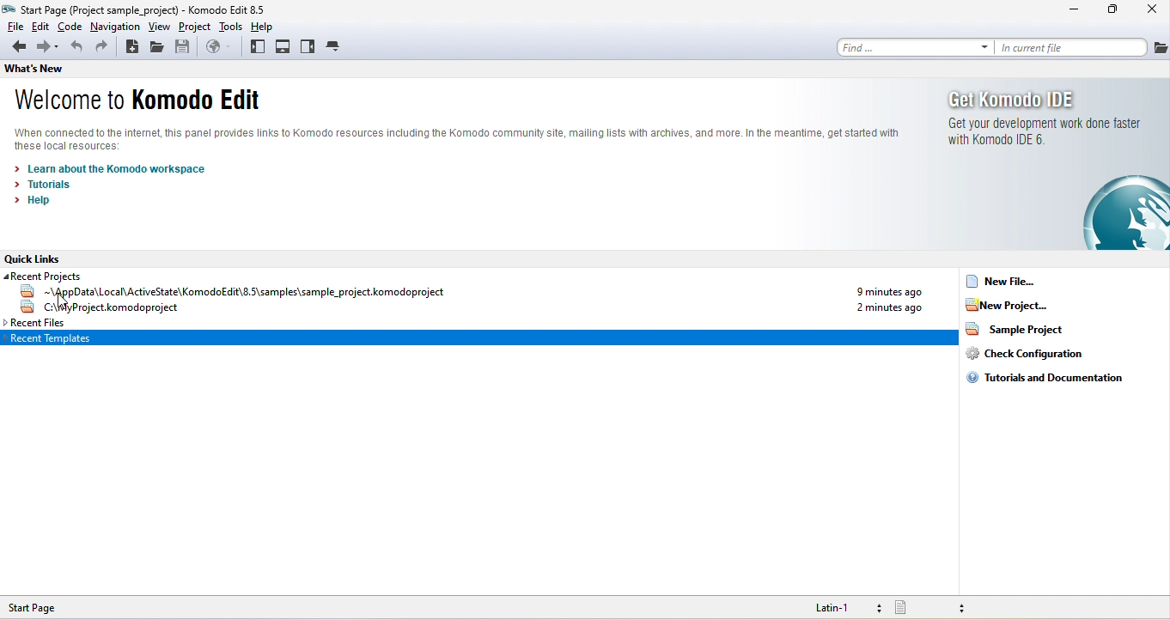 This screenshot has width=1170, height=620. I want to click on help, so click(30, 204).